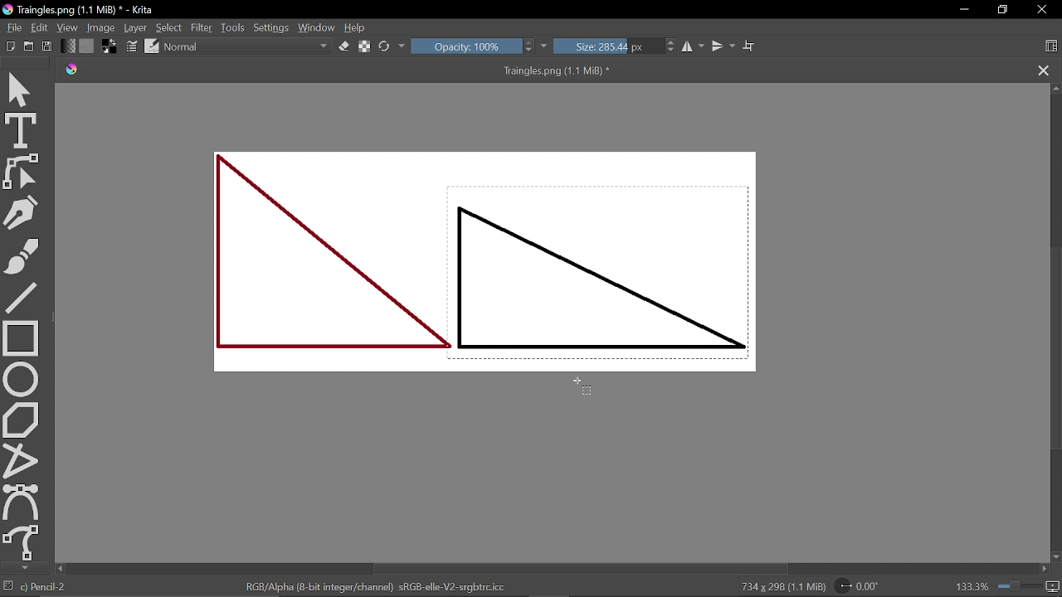  I want to click on Text tool, so click(22, 130).